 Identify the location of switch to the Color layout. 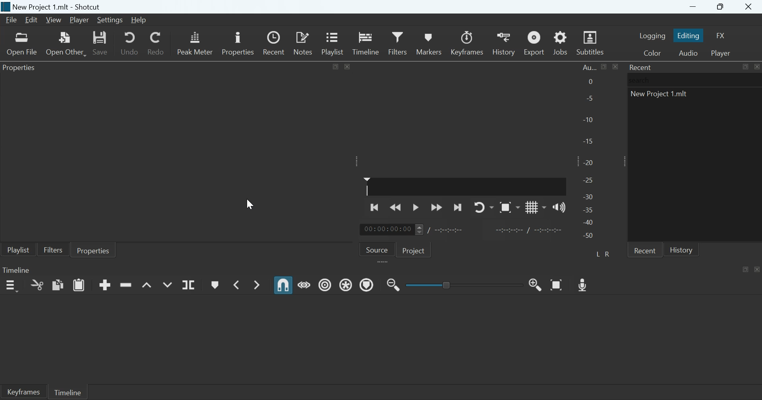
(652, 52).